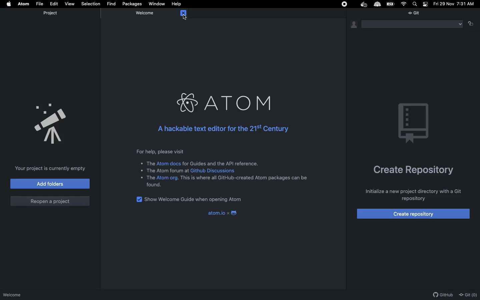  I want to click on GitHub, so click(444, 295).